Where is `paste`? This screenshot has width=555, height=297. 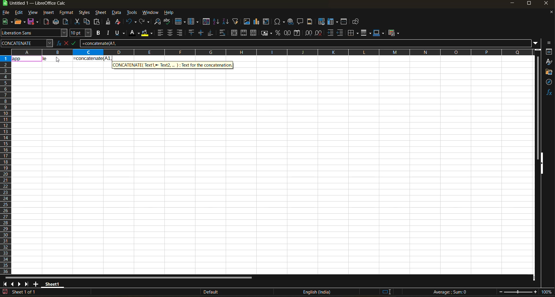
paste is located at coordinates (97, 22).